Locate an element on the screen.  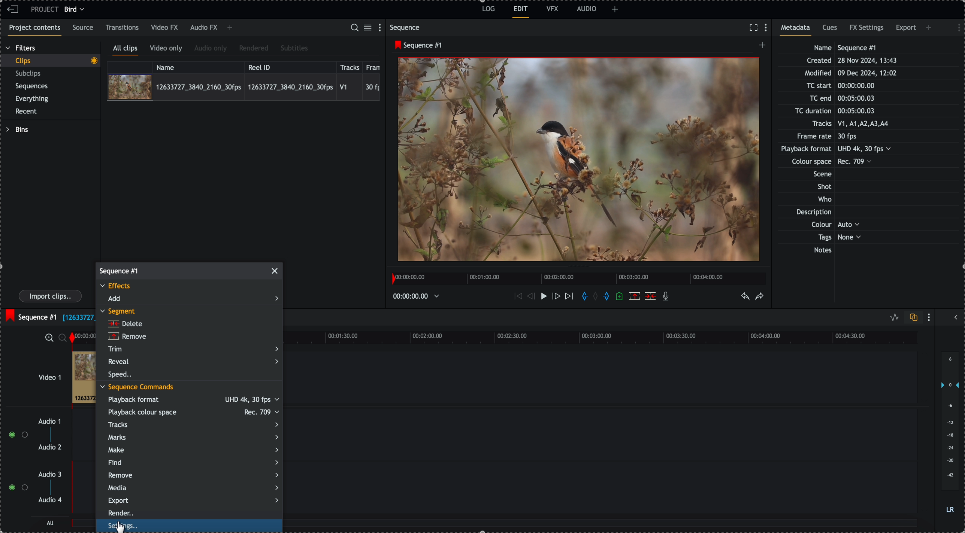
click on settings is located at coordinates (190, 527).